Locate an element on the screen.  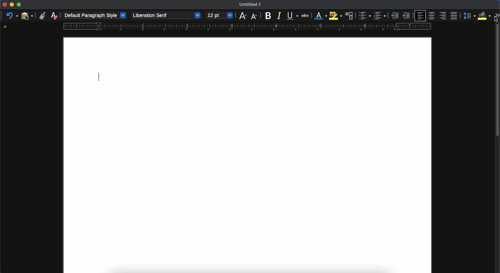
unindented is located at coordinates (407, 16).